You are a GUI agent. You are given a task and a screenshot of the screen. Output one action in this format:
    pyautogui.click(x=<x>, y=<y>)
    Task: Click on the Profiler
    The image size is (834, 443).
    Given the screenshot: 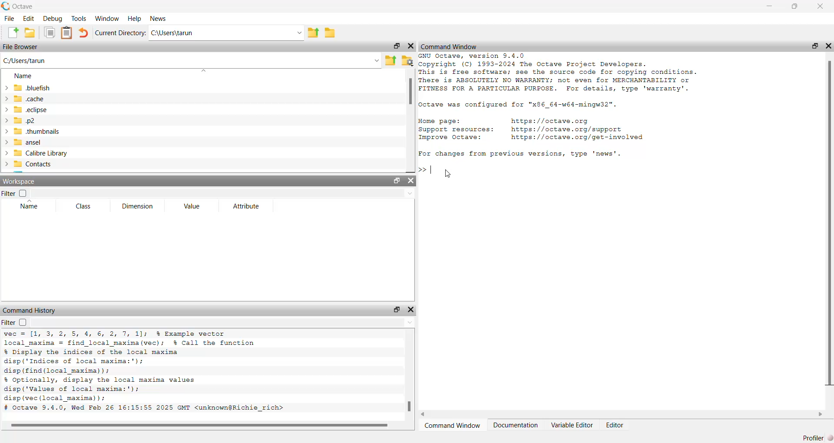 What is the action you would take?
    pyautogui.click(x=814, y=437)
    